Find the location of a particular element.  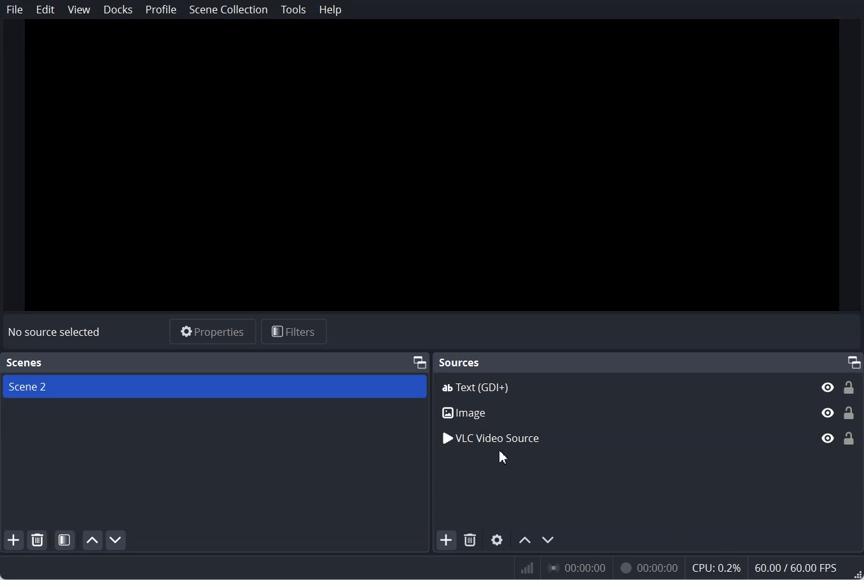

File is located at coordinates (15, 10).